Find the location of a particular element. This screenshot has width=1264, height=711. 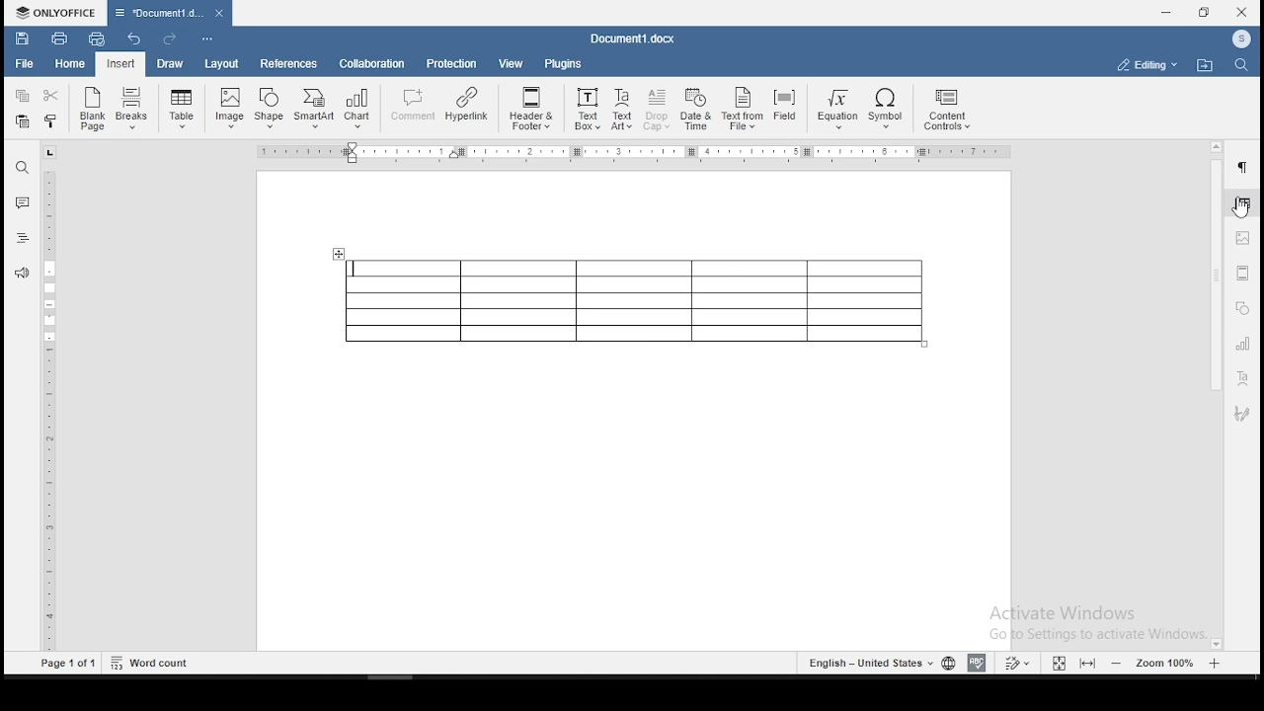

blank page is located at coordinates (90, 111).